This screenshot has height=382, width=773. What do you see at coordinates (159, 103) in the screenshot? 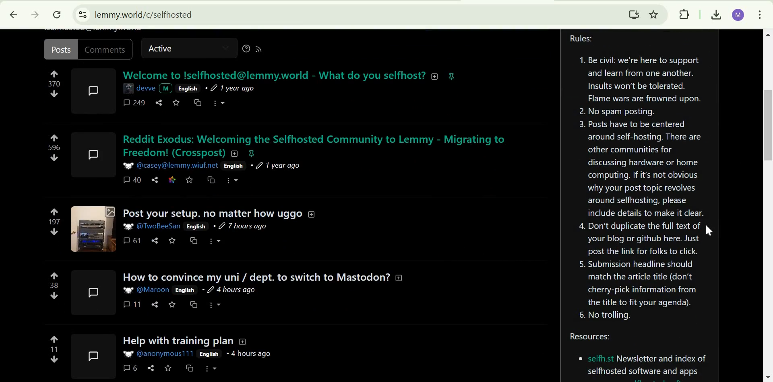
I see `share` at bounding box center [159, 103].